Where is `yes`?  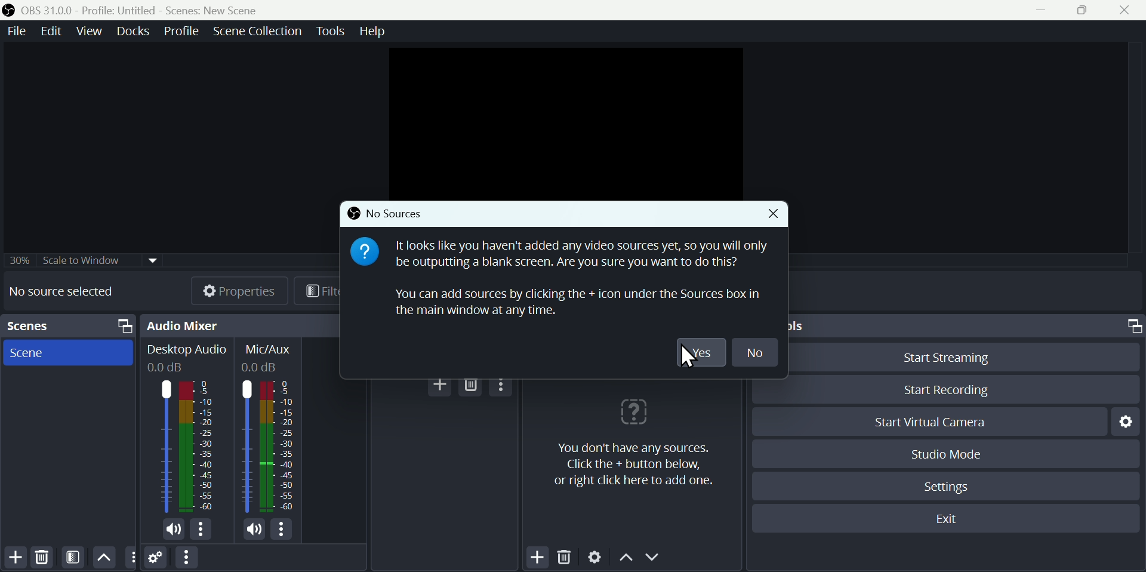 yes is located at coordinates (704, 352).